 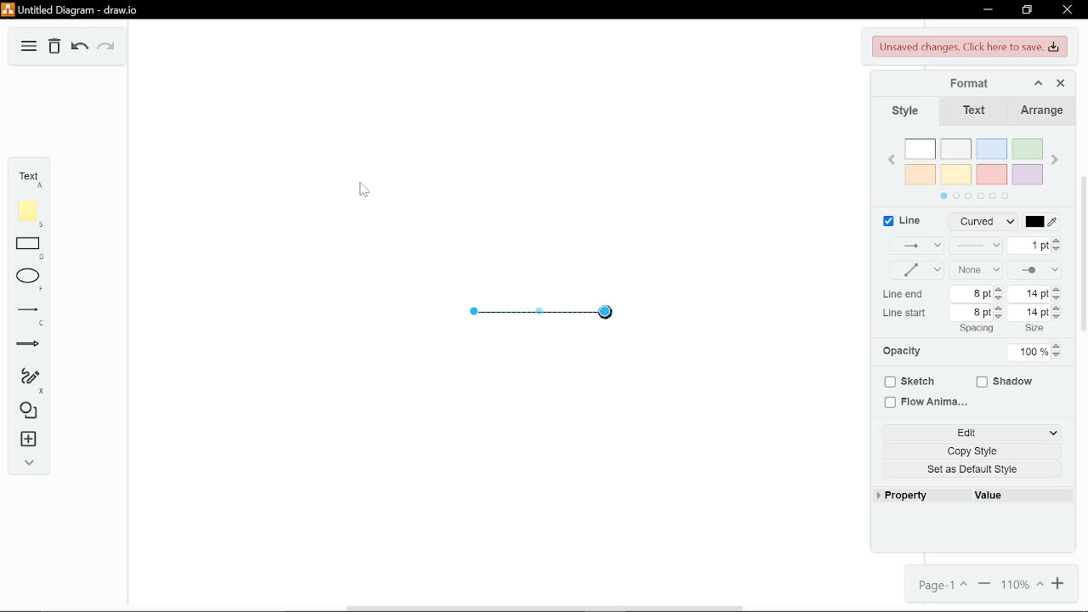 I want to click on Value, so click(x=1018, y=496).